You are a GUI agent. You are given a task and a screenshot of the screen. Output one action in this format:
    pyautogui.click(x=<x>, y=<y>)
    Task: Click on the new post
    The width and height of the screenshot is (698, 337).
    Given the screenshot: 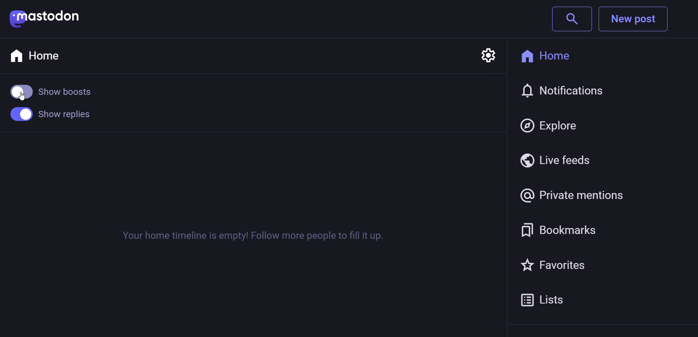 What is the action you would take?
    pyautogui.click(x=636, y=20)
    